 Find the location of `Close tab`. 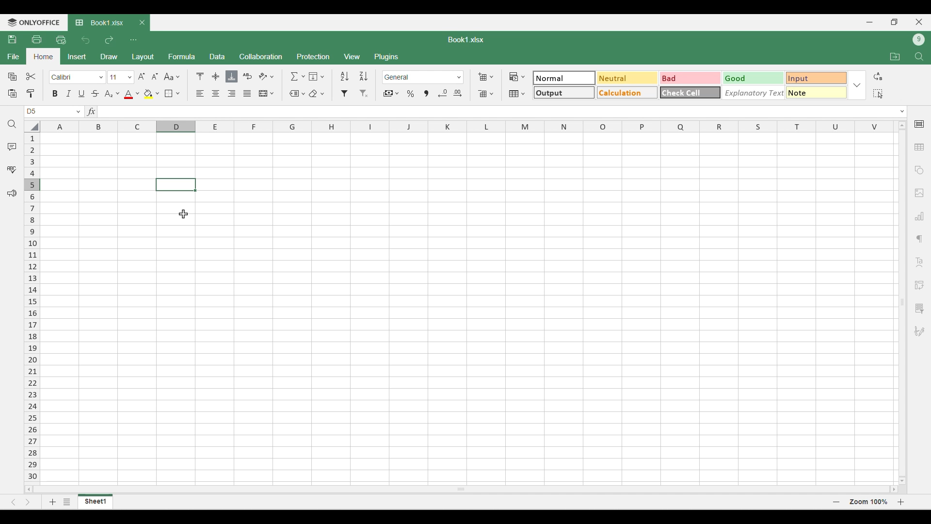

Close tab is located at coordinates (142, 23).